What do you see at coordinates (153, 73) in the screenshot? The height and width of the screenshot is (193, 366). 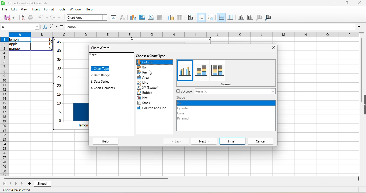 I see `cursor movement` at bounding box center [153, 73].